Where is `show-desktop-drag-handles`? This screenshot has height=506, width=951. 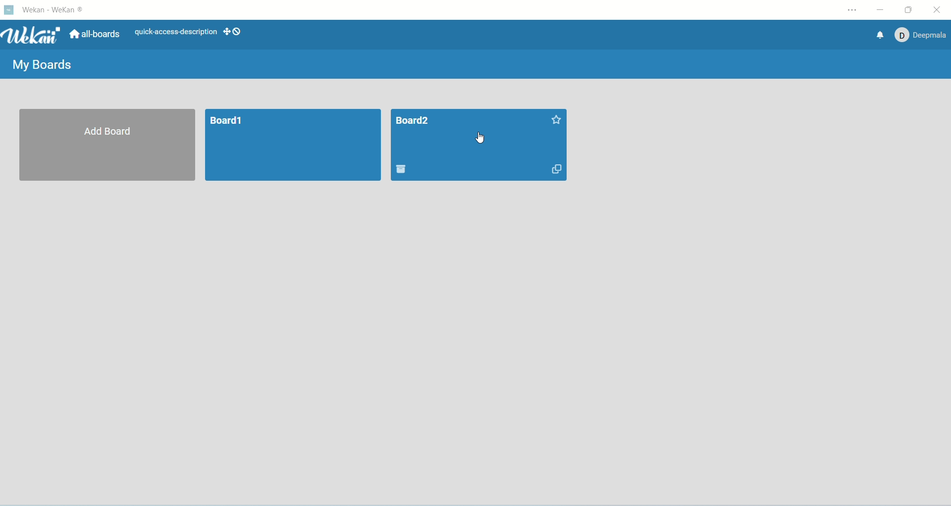
show-desktop-drag-handles is located at coordinates (234, 32).